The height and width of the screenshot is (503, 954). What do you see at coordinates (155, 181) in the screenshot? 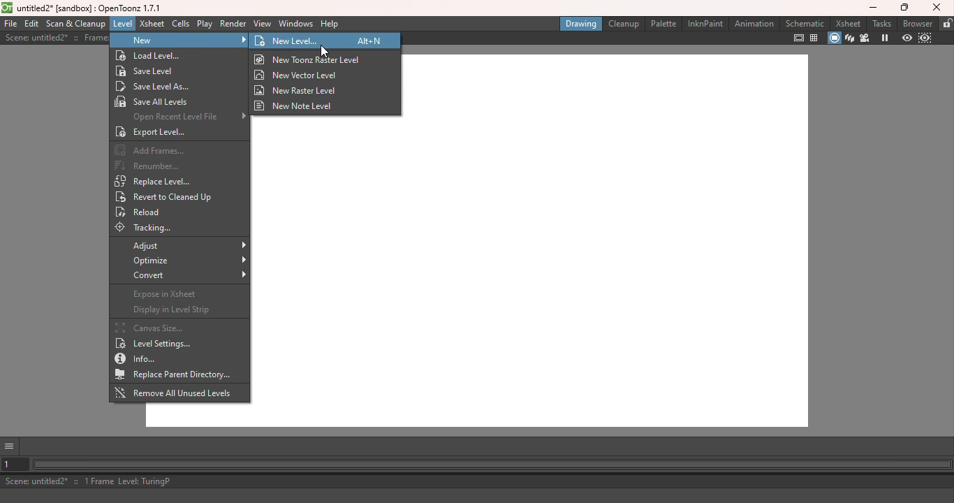
I see `Replace level` at bounding box center [155, 181].